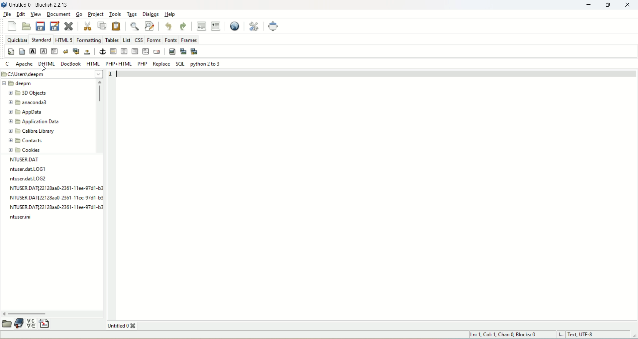 Image resolution: width=638 pixels, height=339 pixels. I want to click on new, so click(13, 26).